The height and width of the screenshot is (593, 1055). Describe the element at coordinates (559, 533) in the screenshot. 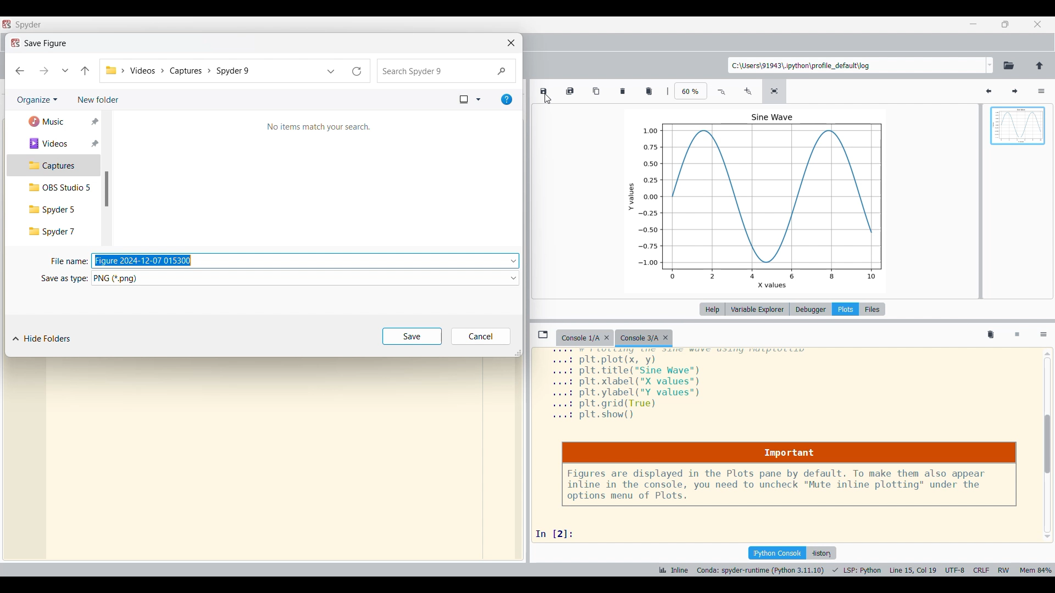

I see `input` at that location.